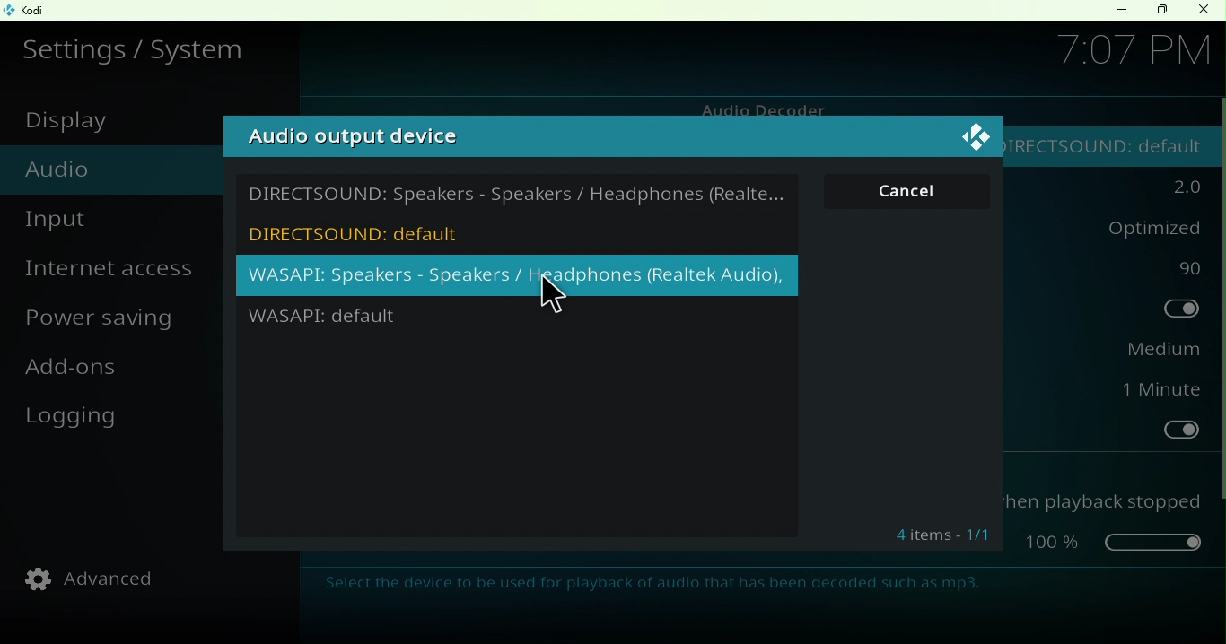  I want to click on Close, so click(974, 136).